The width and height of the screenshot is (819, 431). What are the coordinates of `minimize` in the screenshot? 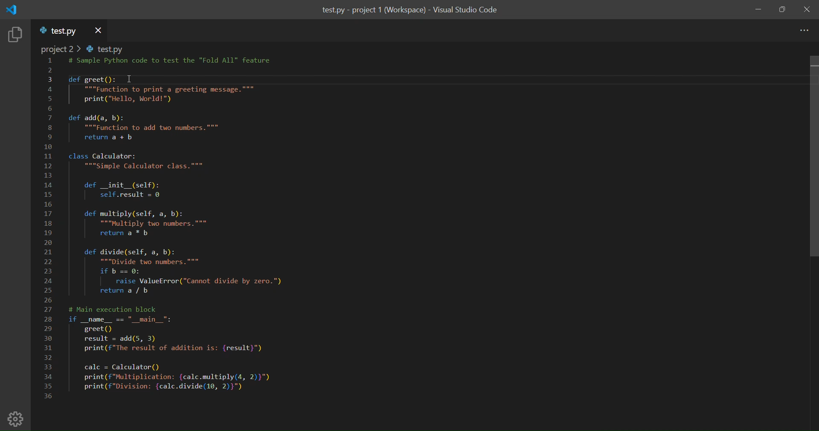 It's located at (758, 10).